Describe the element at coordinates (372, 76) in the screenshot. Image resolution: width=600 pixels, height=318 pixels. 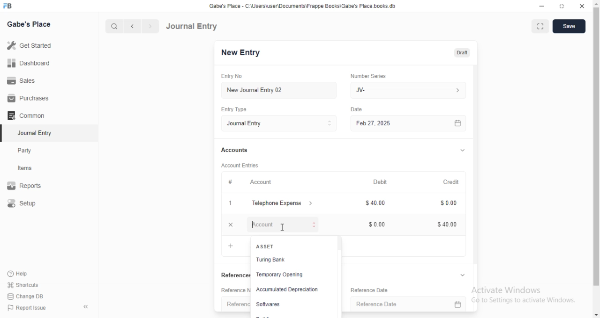
I see `‘Number Series` at that location.